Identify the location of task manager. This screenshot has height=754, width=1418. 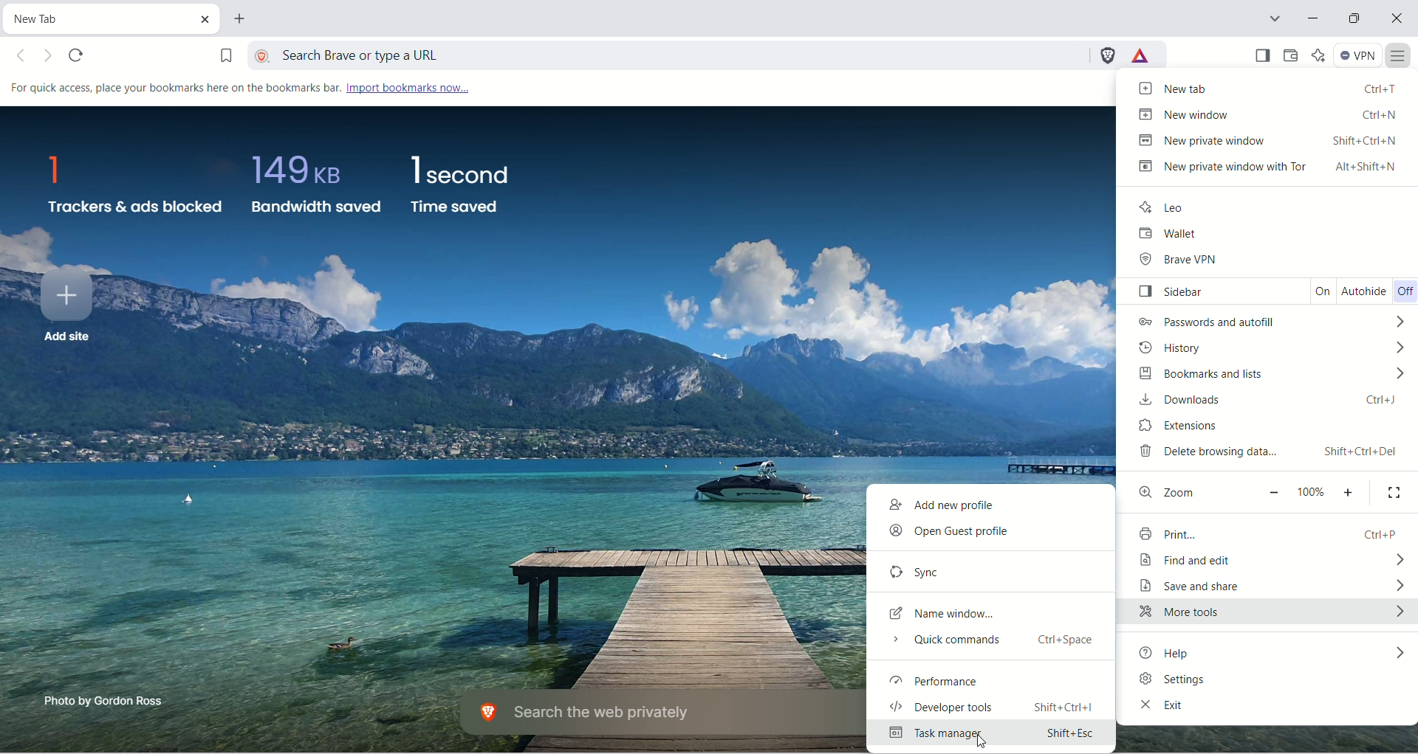
(999, 737).